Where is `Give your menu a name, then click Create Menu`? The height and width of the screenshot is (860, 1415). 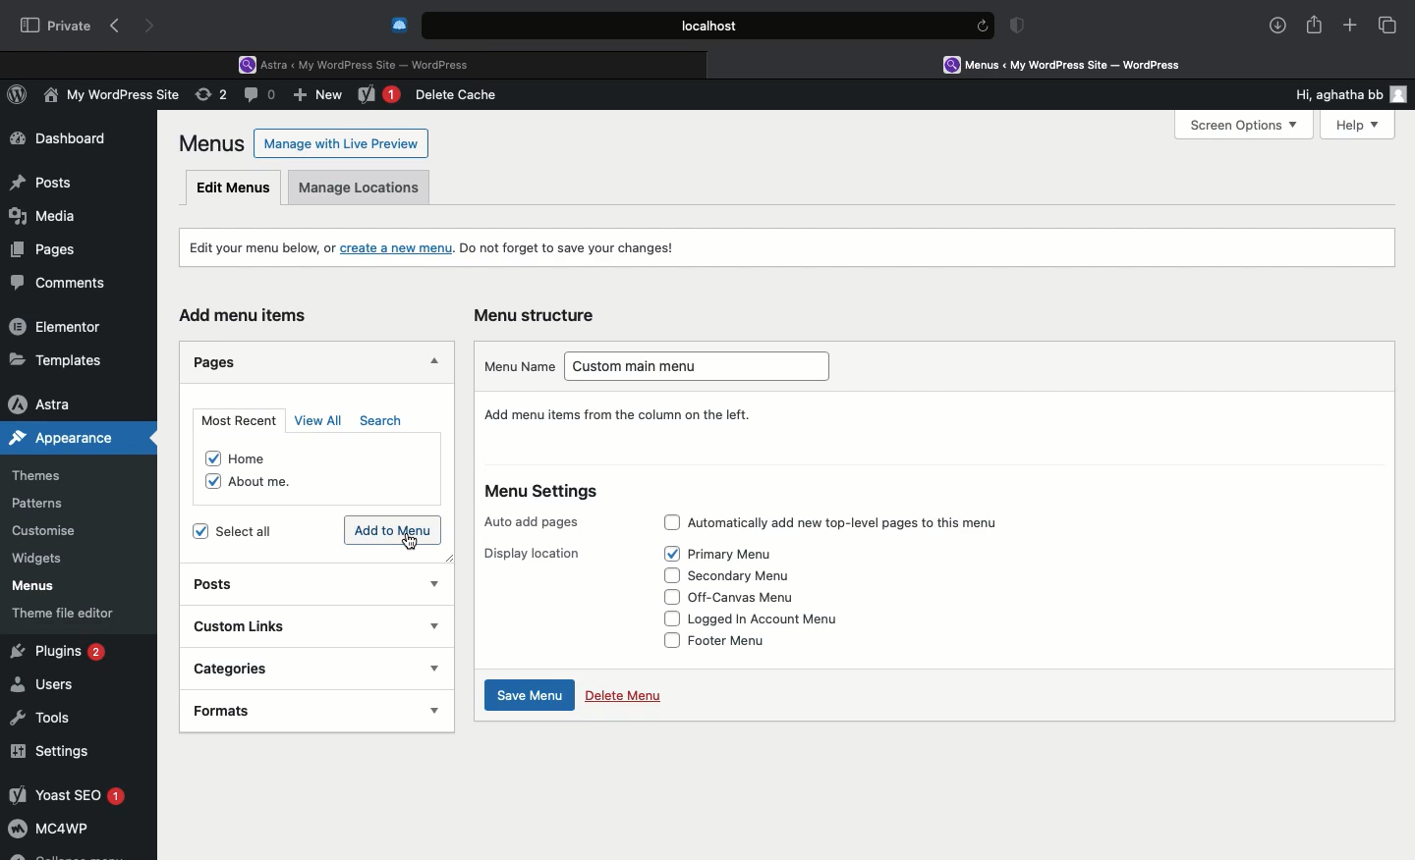 Give your menu a name, then click Create Menu is located at coordinates (636, 414).